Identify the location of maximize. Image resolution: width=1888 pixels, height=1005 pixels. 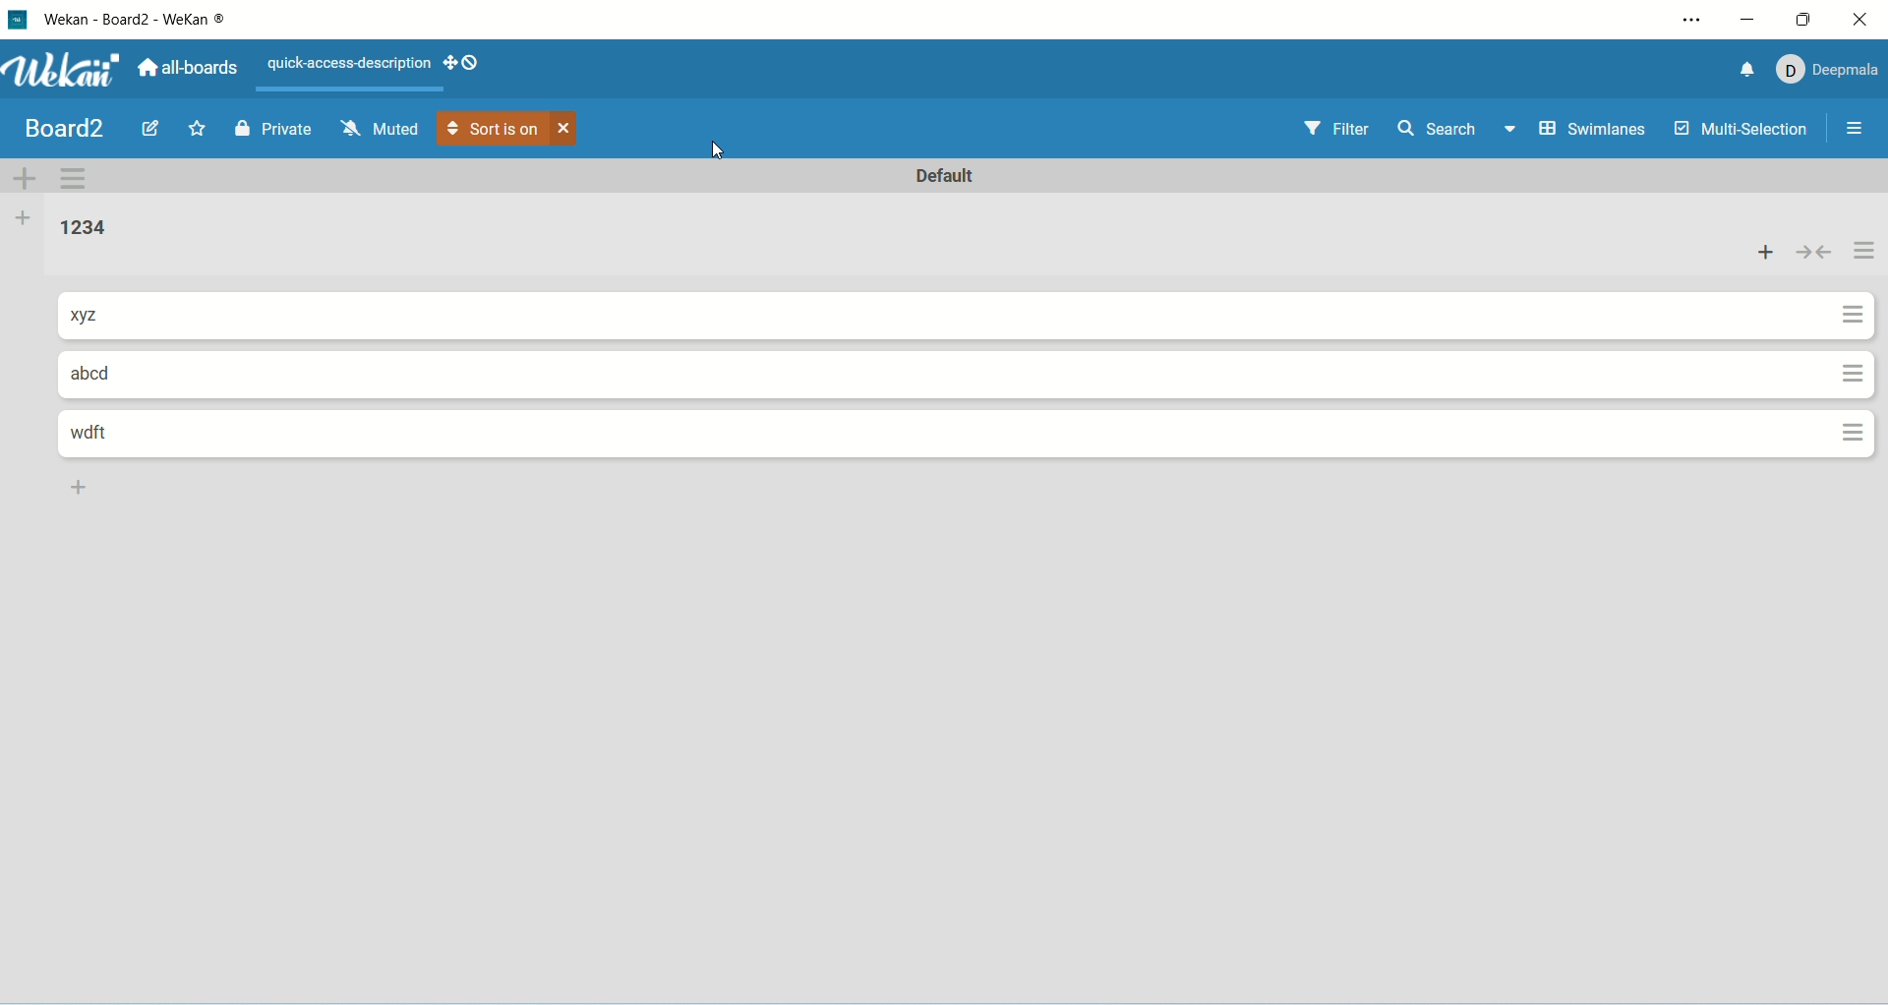
(1807, 18).